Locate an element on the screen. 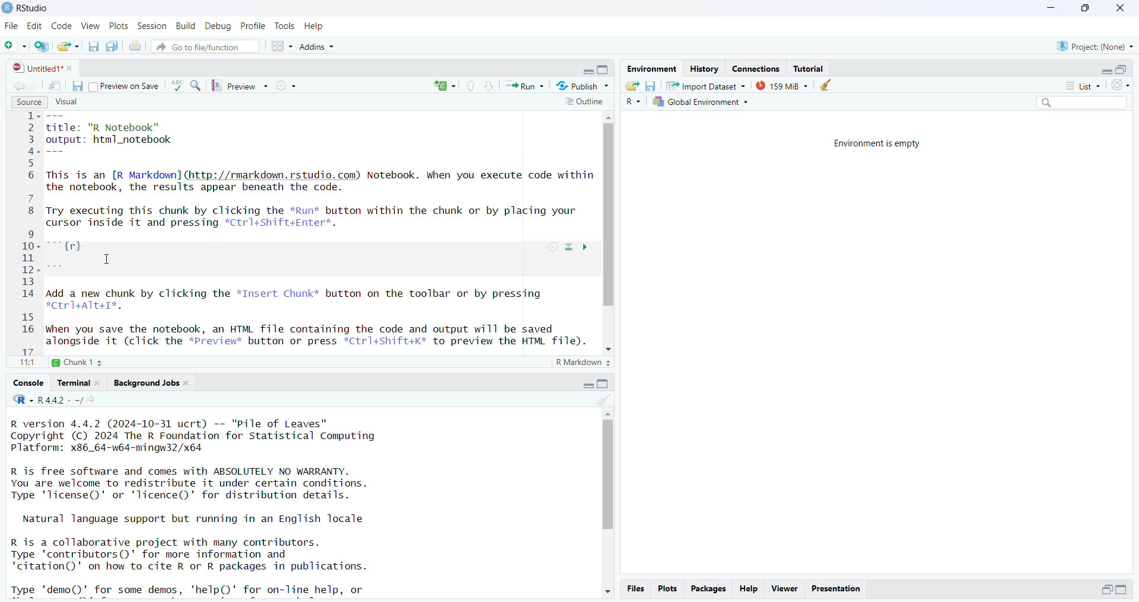 The image size is (1139, 602). clear object from the workspace is located at coordinates (828, 85).